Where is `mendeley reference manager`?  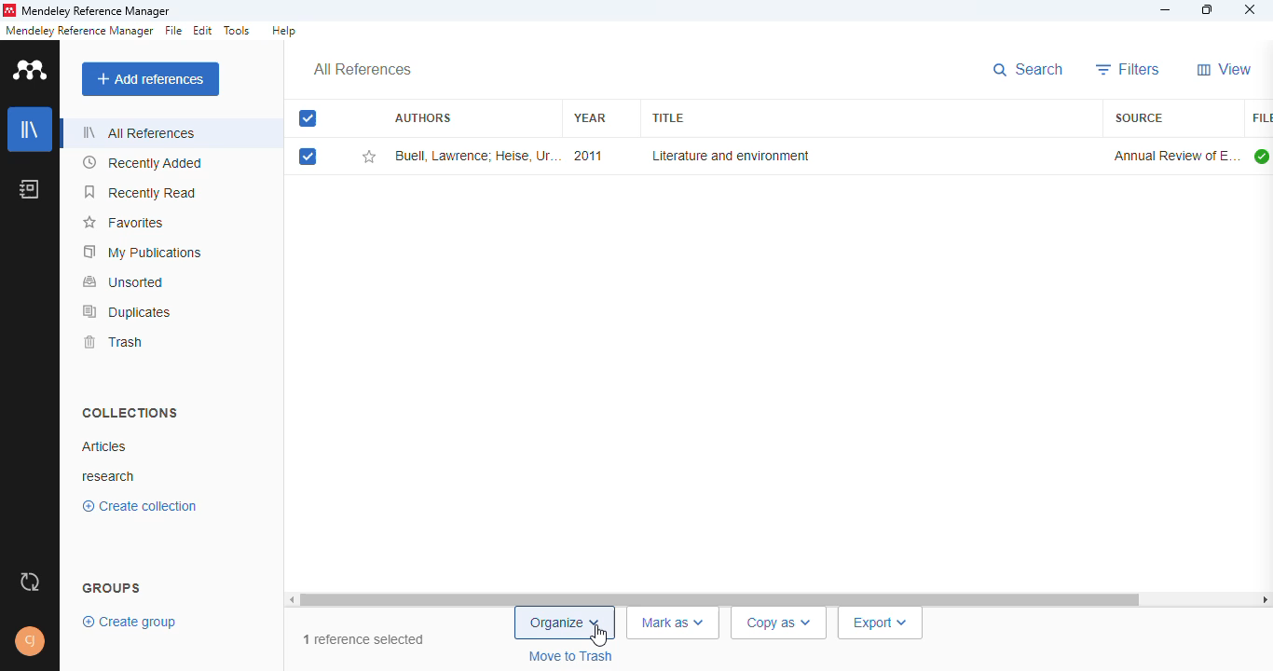 mendeley reference manager is located at coordinates (97, 11).